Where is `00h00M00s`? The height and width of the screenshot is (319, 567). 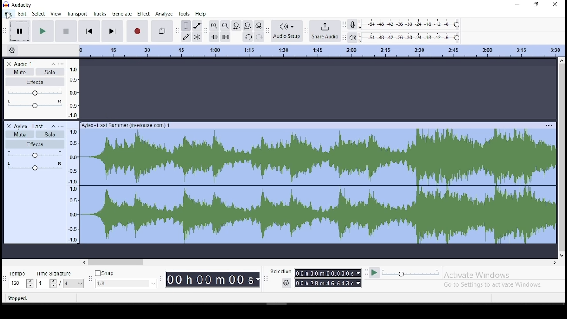
00h00M00s is located at coordinates (213, 280).